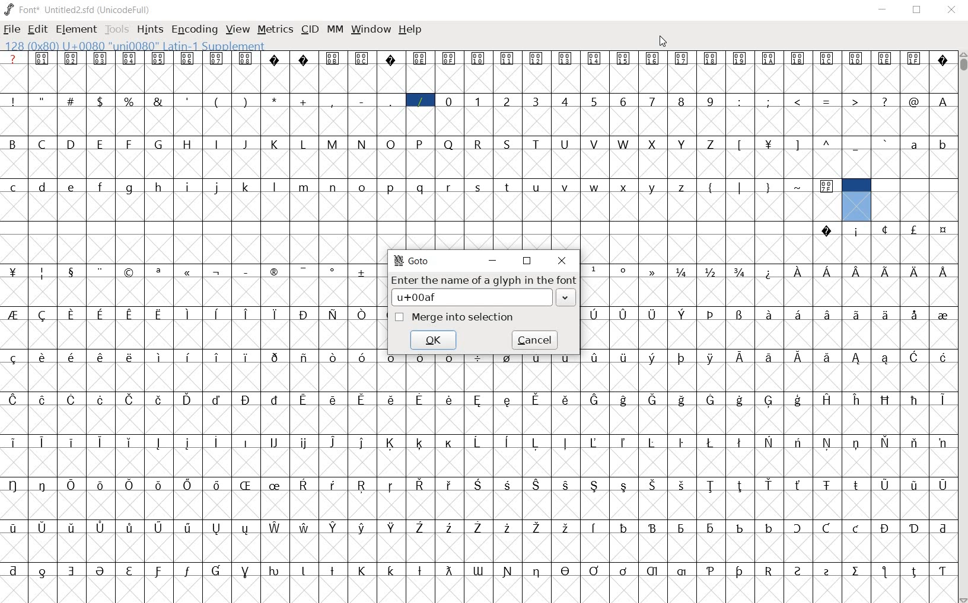  I want to click on Symbol, so click(246, 271).